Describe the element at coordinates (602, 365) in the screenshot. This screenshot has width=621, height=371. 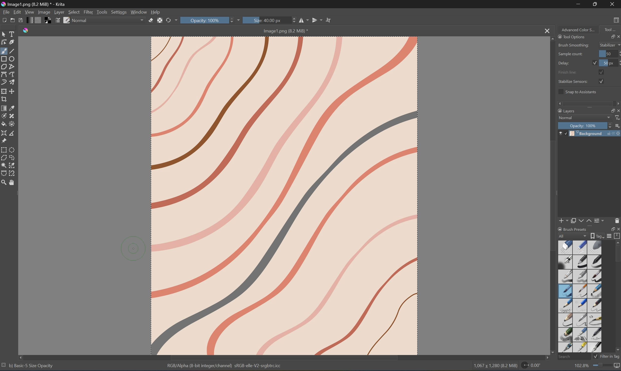
I see `Slider` at that location.